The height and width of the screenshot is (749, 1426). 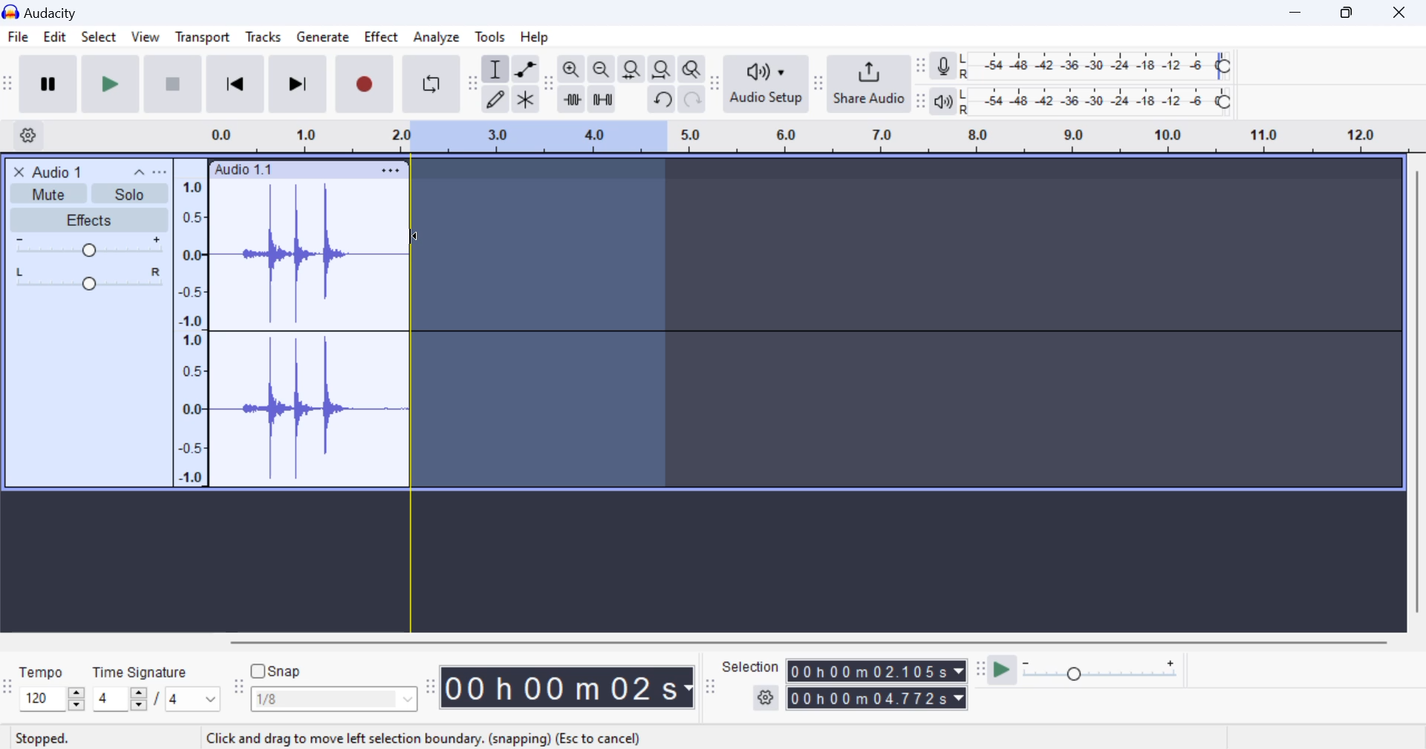 I want to click on snap toggle, so click(x=284, y=671).